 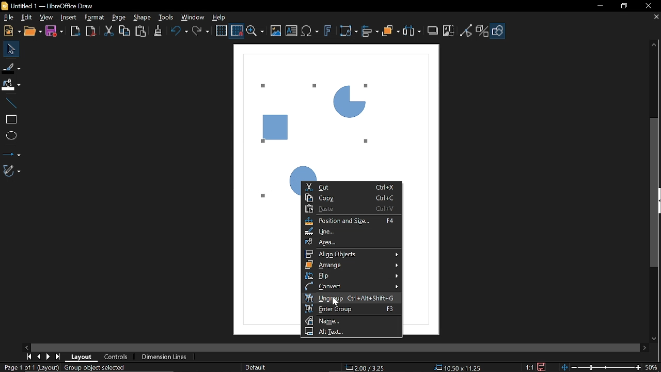 I want to click on Ungroup, so click(x=353, y=298).